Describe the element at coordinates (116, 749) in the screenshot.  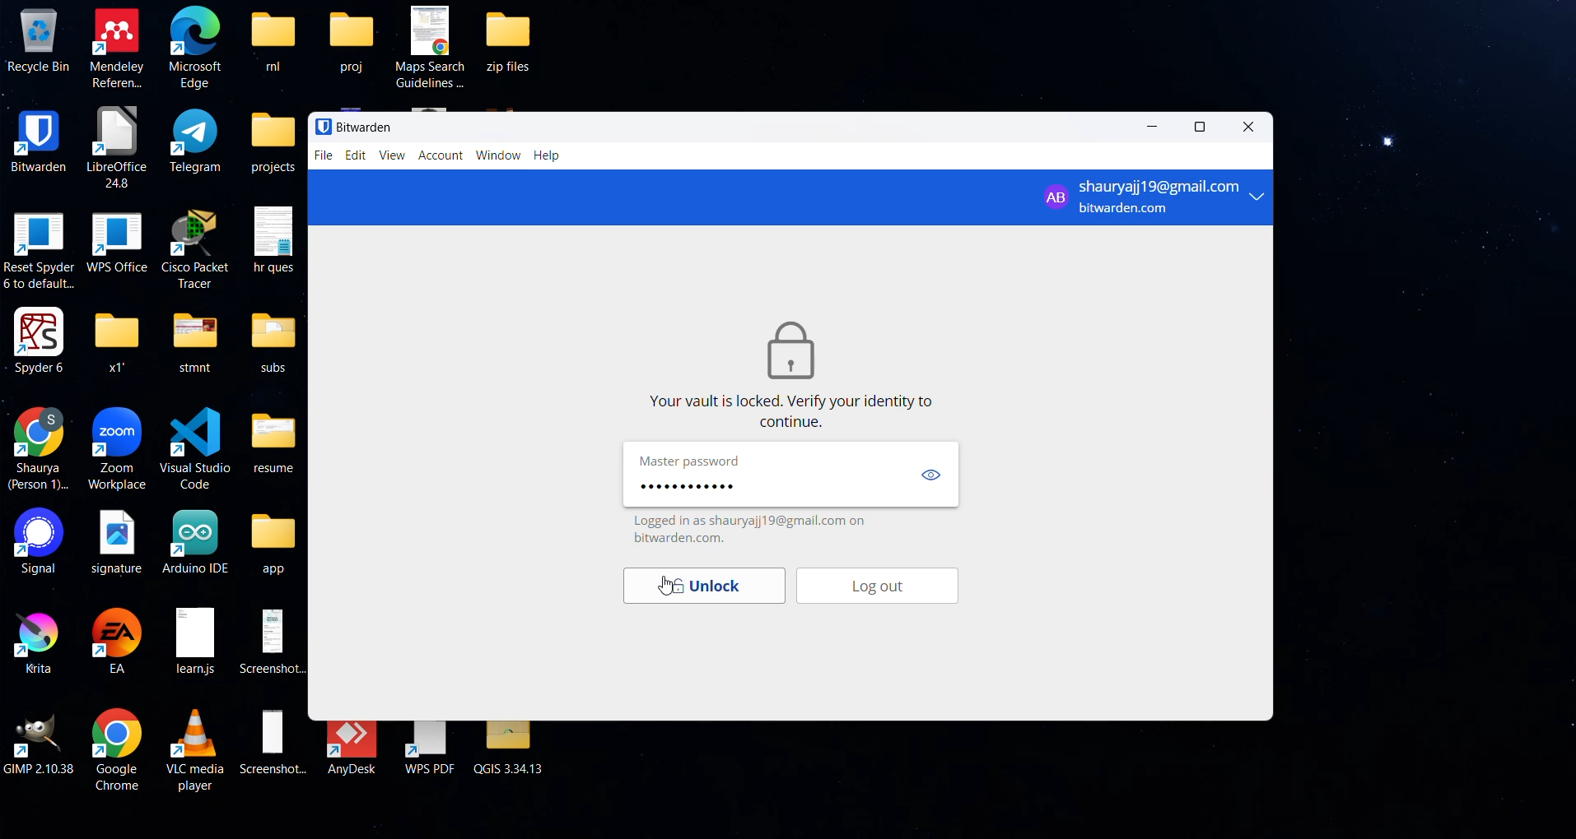
I see `Google Chrome` at that location.